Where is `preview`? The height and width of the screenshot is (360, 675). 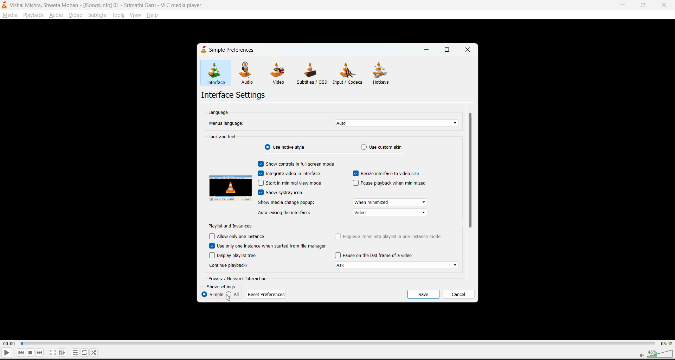
preview is located at coordinates (231, 189).